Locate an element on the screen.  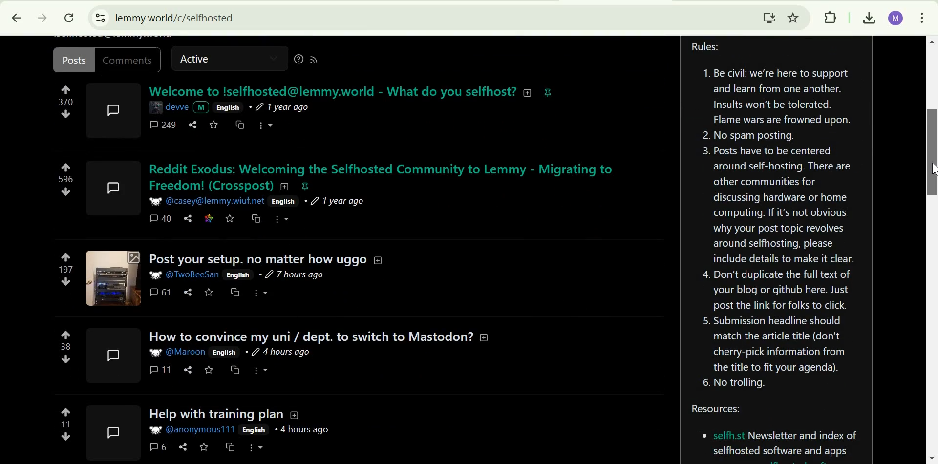
1 year ago is located at coordinates (337, 201).